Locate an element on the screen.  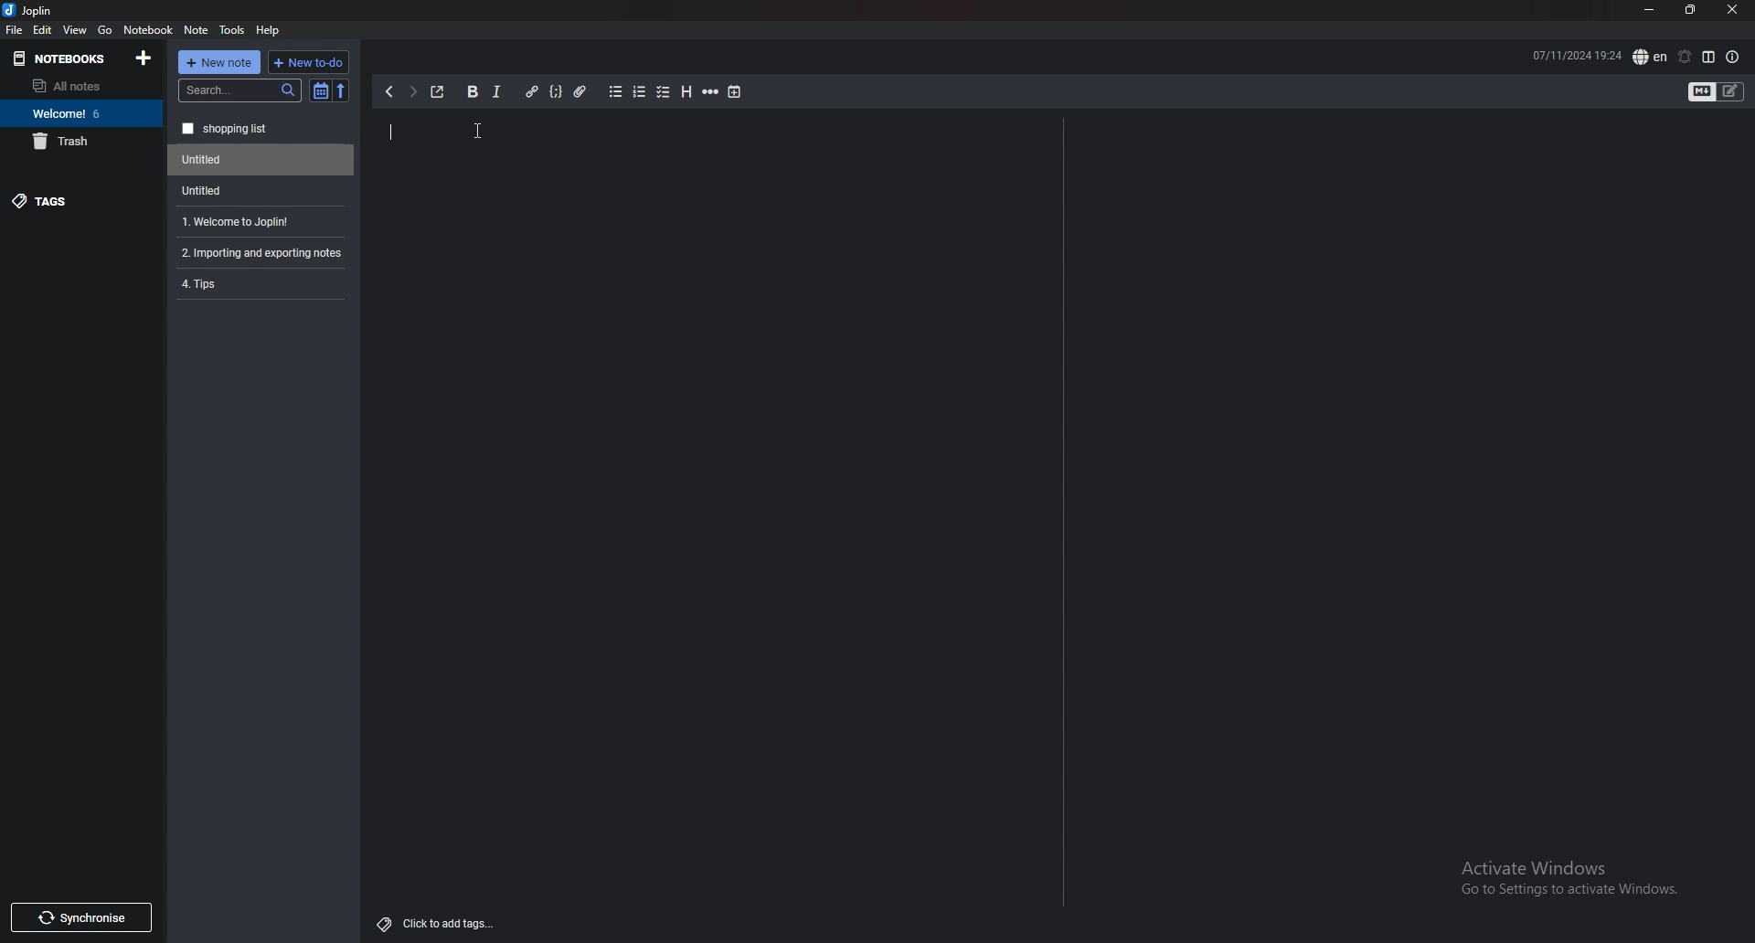
new todo is located at coordinates (306, 62).